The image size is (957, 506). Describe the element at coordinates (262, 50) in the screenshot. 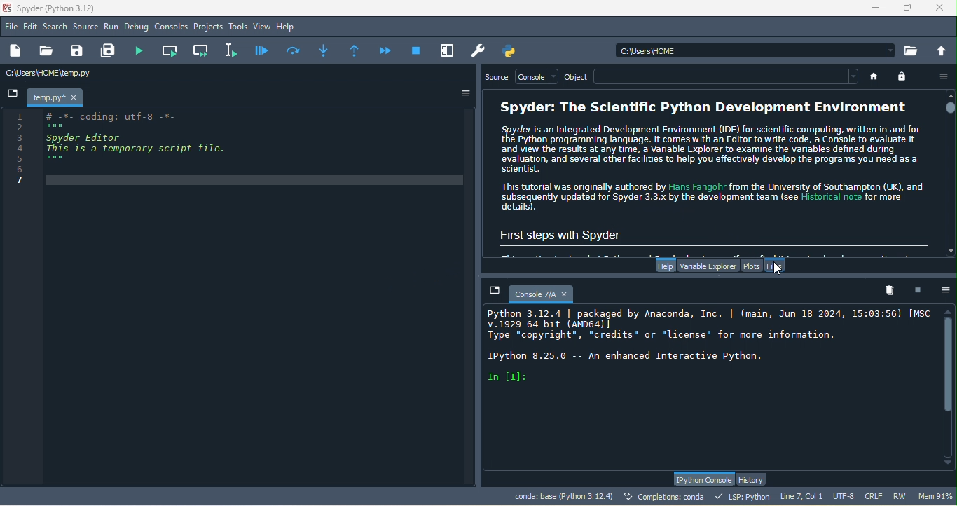

I see `debug file` at that location.